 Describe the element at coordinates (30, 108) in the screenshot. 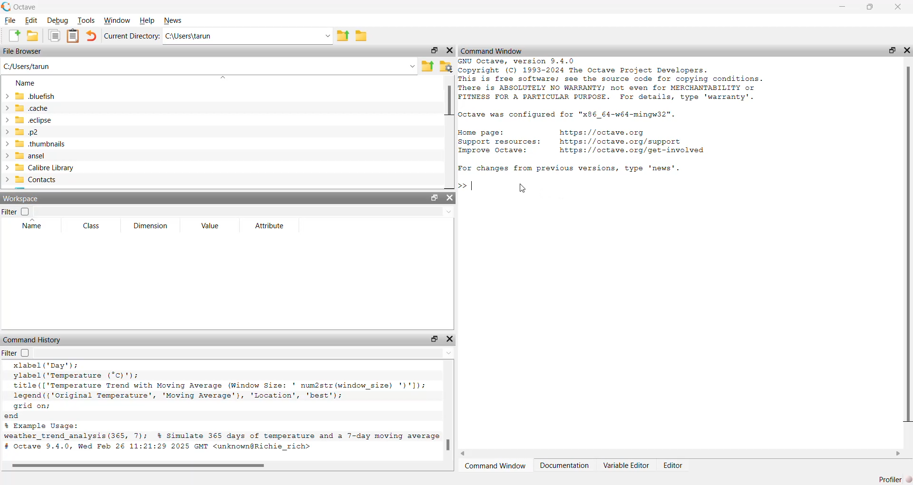

I see `«cache` at that location.